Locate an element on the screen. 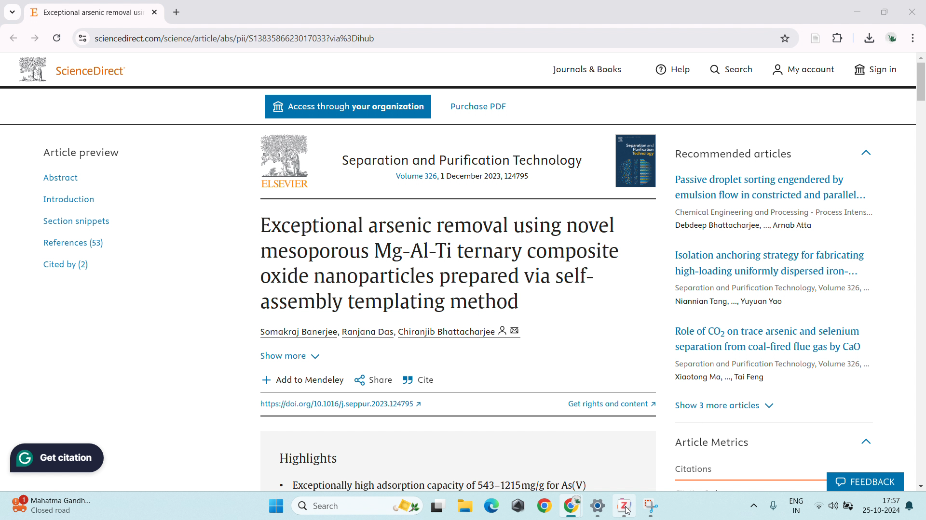 This screenshot has height=520, width=926. Separation and Purification Technology, Volume 326, ...
Xiaotong Ma, ..., Tai Feng is located at coordinates (770, 372).